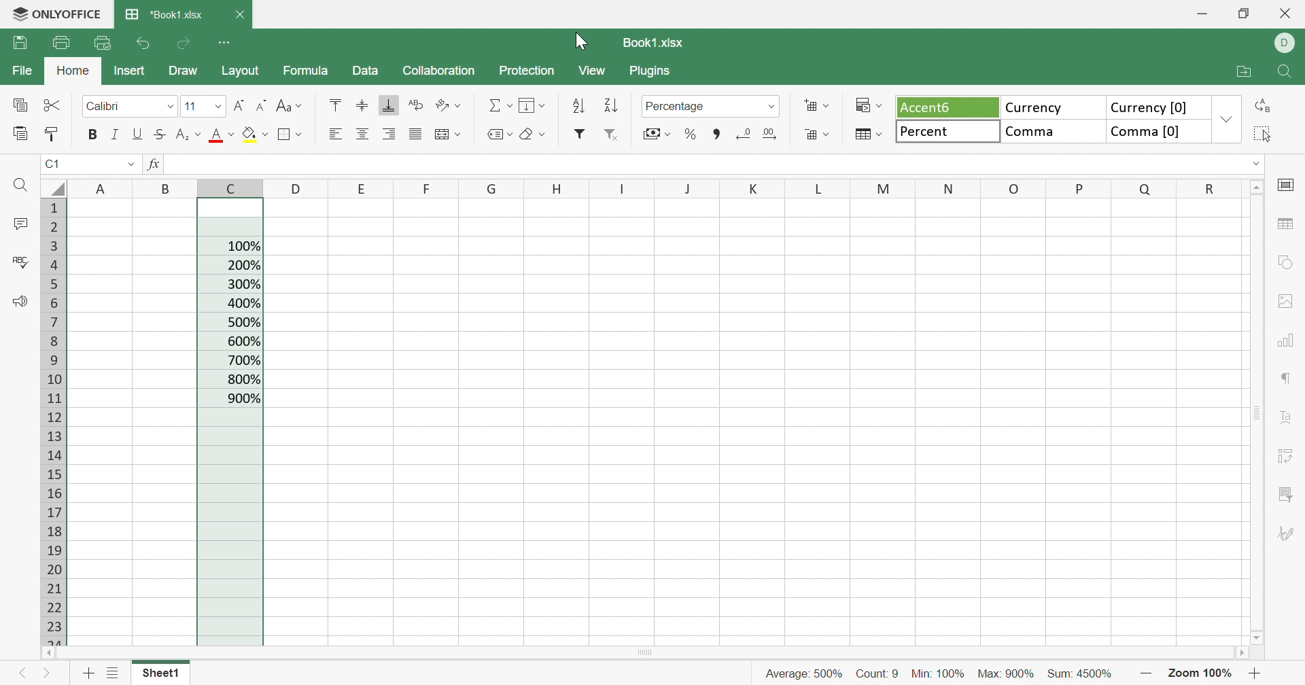  What do you see at coordinates (949, 133) in the screenshot?
I see `Percent` at bounding box center [949, 133].